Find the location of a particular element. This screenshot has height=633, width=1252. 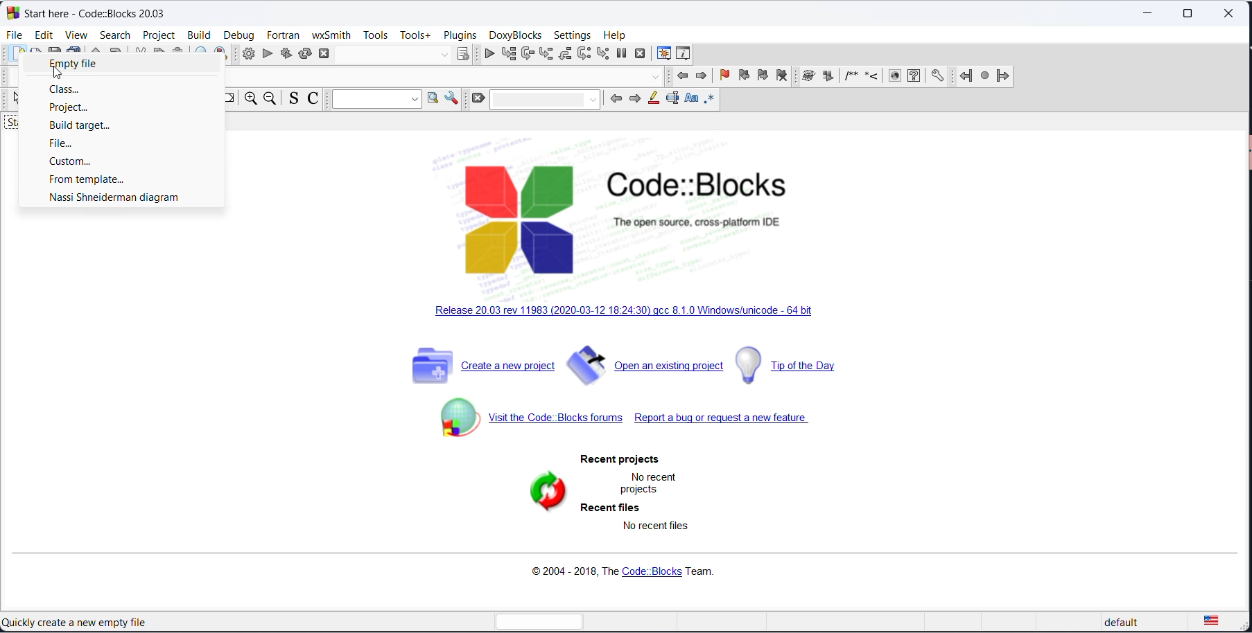

add bookmark is located at coordinates (720, 77).